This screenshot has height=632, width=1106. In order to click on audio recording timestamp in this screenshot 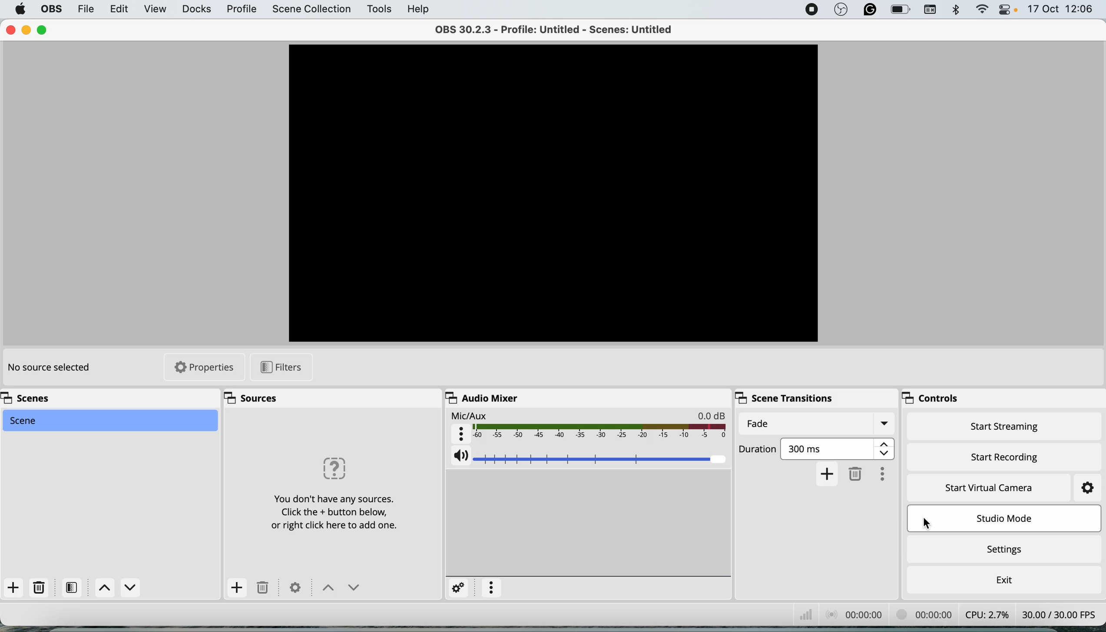, I will do `click(854, 615)`.